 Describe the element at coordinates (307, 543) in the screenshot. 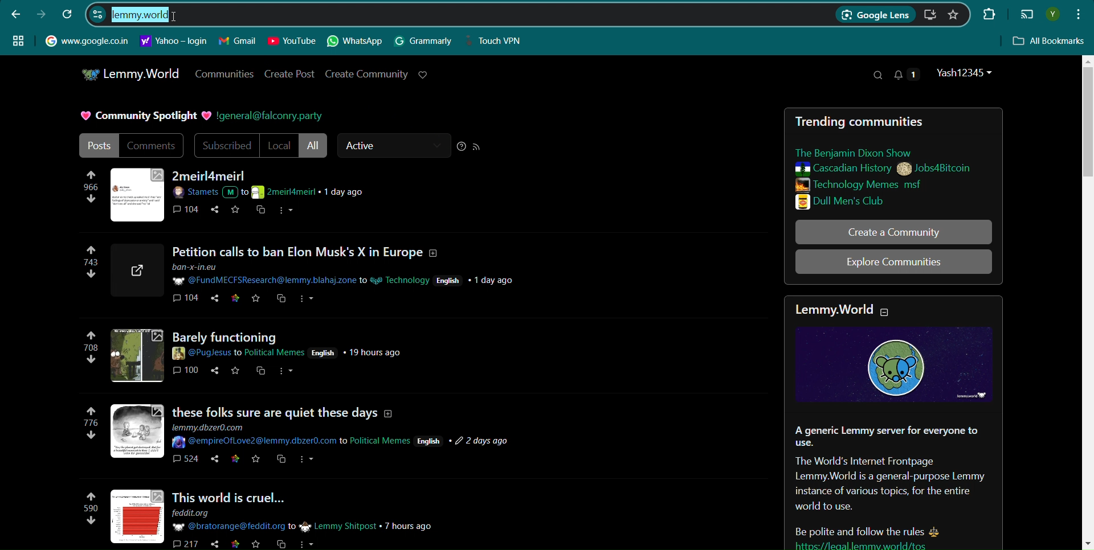

I see `more` at that location.